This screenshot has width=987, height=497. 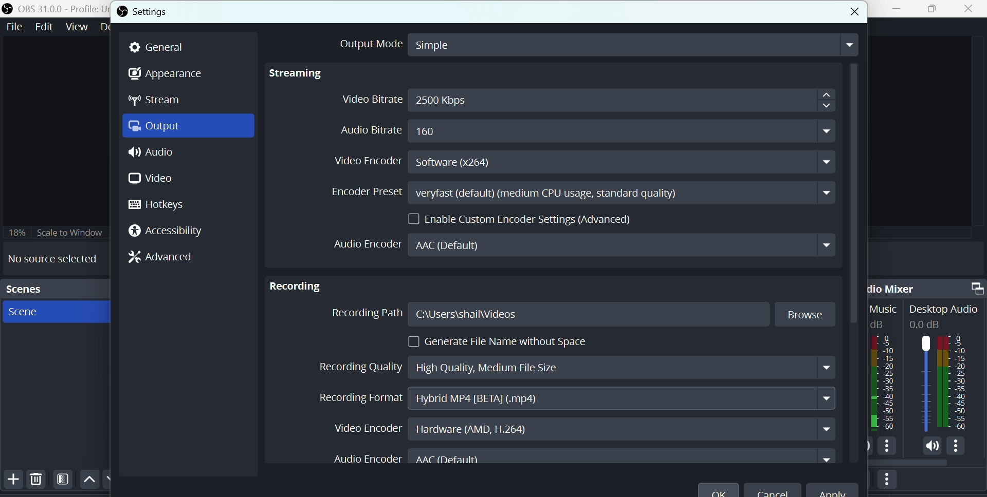 I want to click on Accessibility, so click(x=170, y=230).